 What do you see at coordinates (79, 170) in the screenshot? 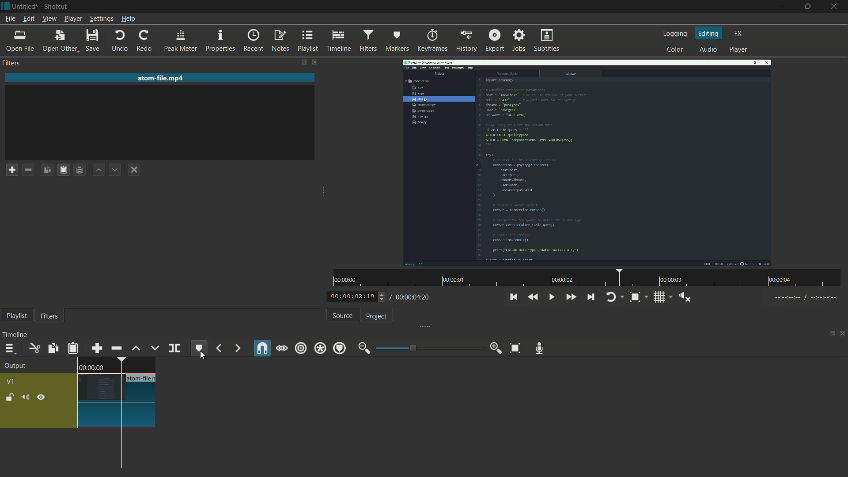
I see `save filter set` at bounding box center [79, 170].